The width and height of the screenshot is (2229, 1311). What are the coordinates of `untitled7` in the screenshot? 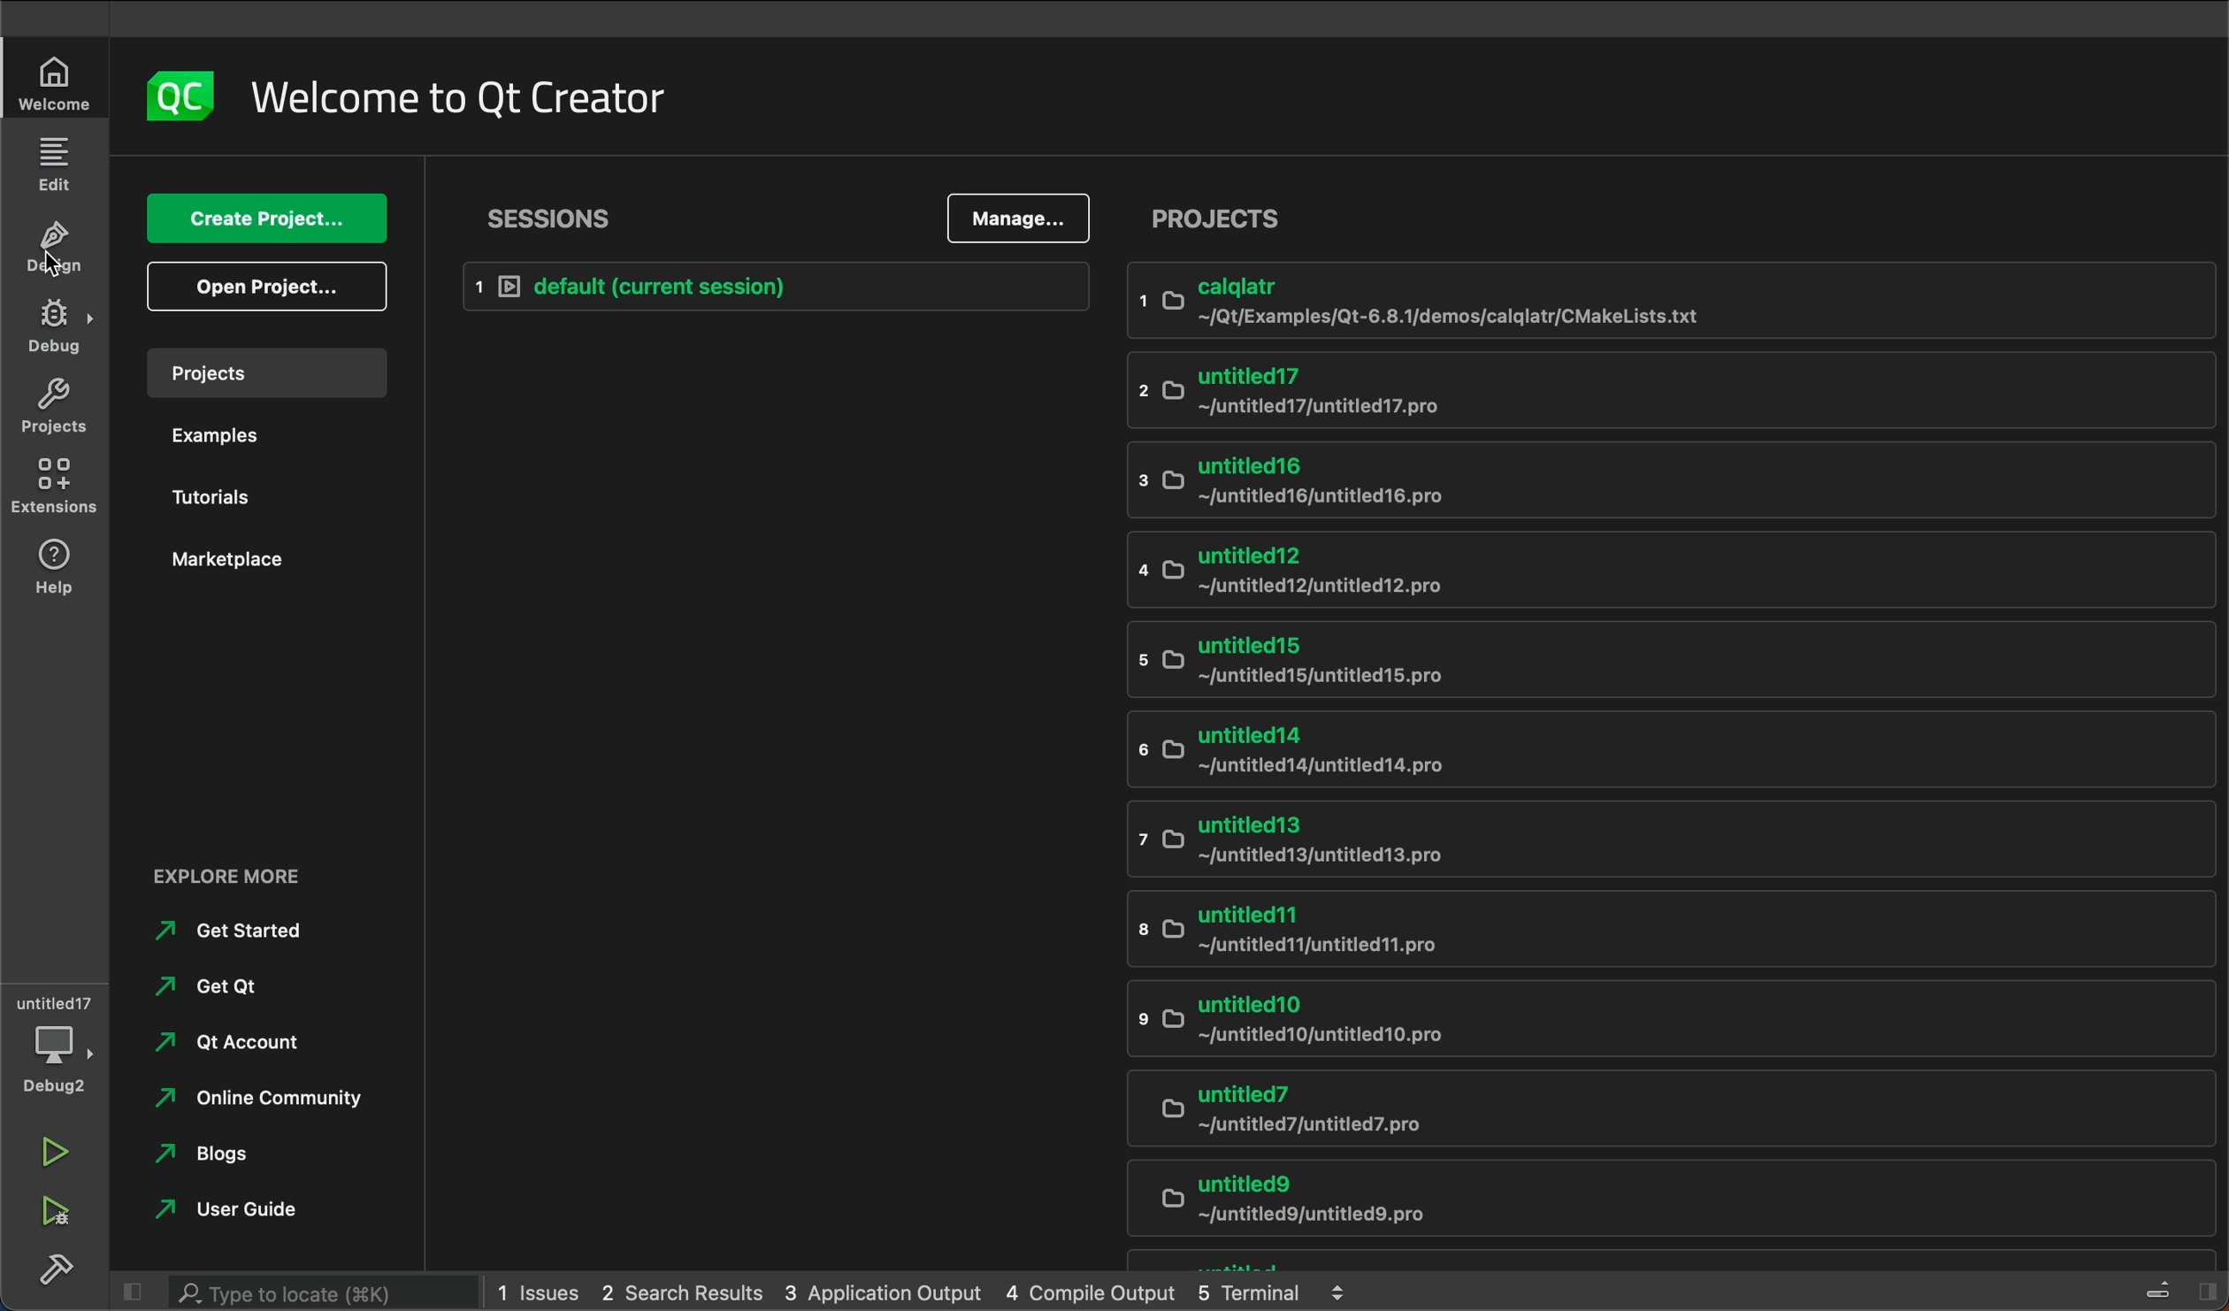 It's located at (1640, 1108).